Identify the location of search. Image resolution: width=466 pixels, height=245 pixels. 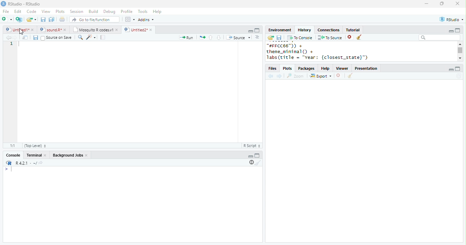
(79, 37).